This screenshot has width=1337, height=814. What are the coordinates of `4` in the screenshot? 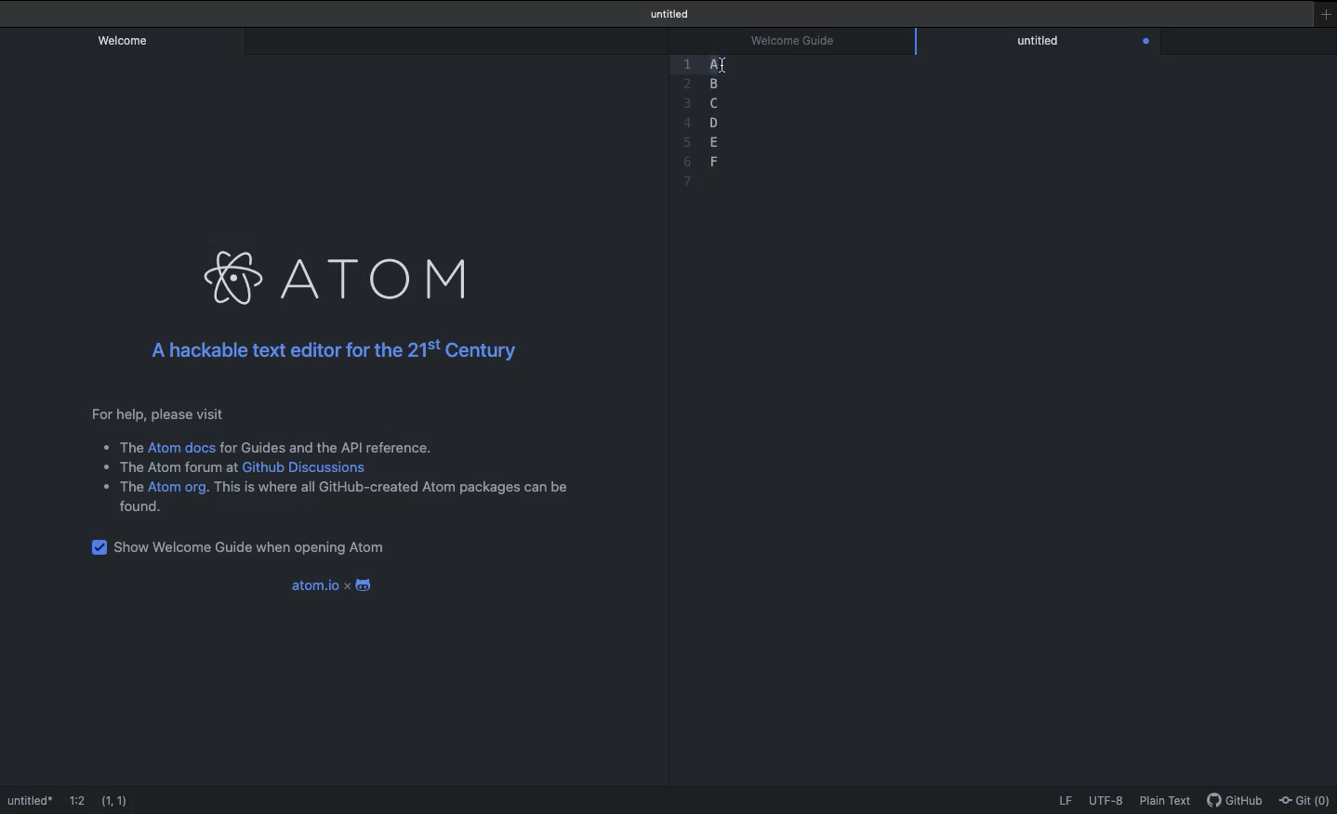 It's located at (684, 122).